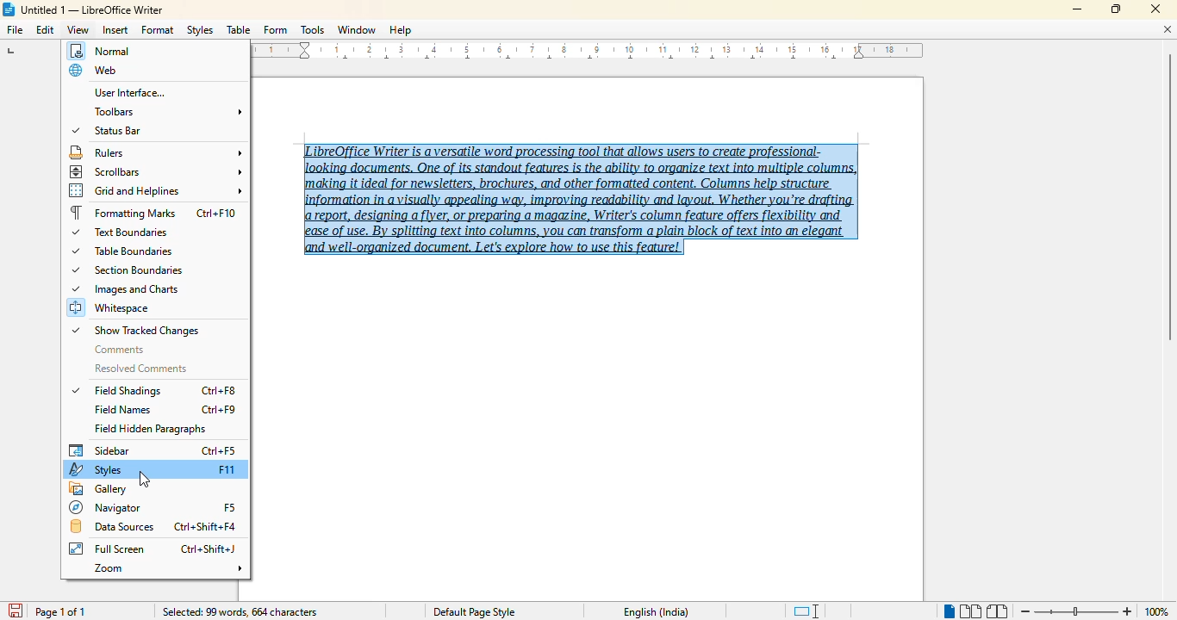 The height and width of the screenshot is (620, 1177). What do you see at coordinates (152, 526) in the screenshot?
I see `data sources` at bounding box center [152, 526].